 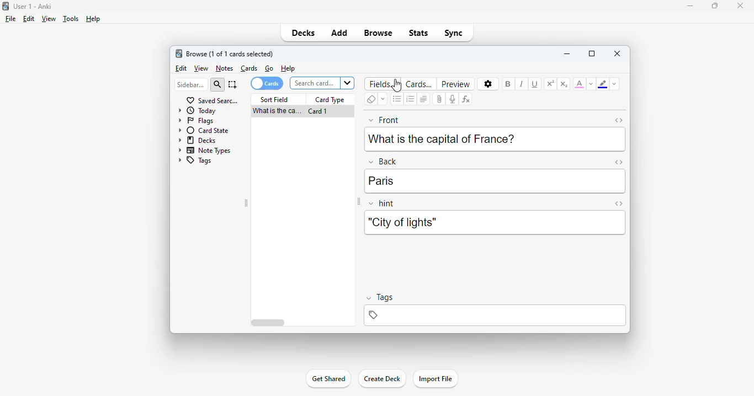 What do you see at coordinates (224, 68) in the screenshot?
I see `notes` at bounding box center [224, 68].